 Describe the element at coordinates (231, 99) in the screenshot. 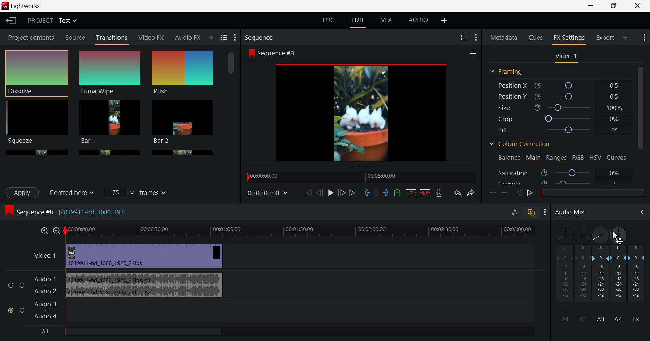

I see `Scroll Bar` at that location.